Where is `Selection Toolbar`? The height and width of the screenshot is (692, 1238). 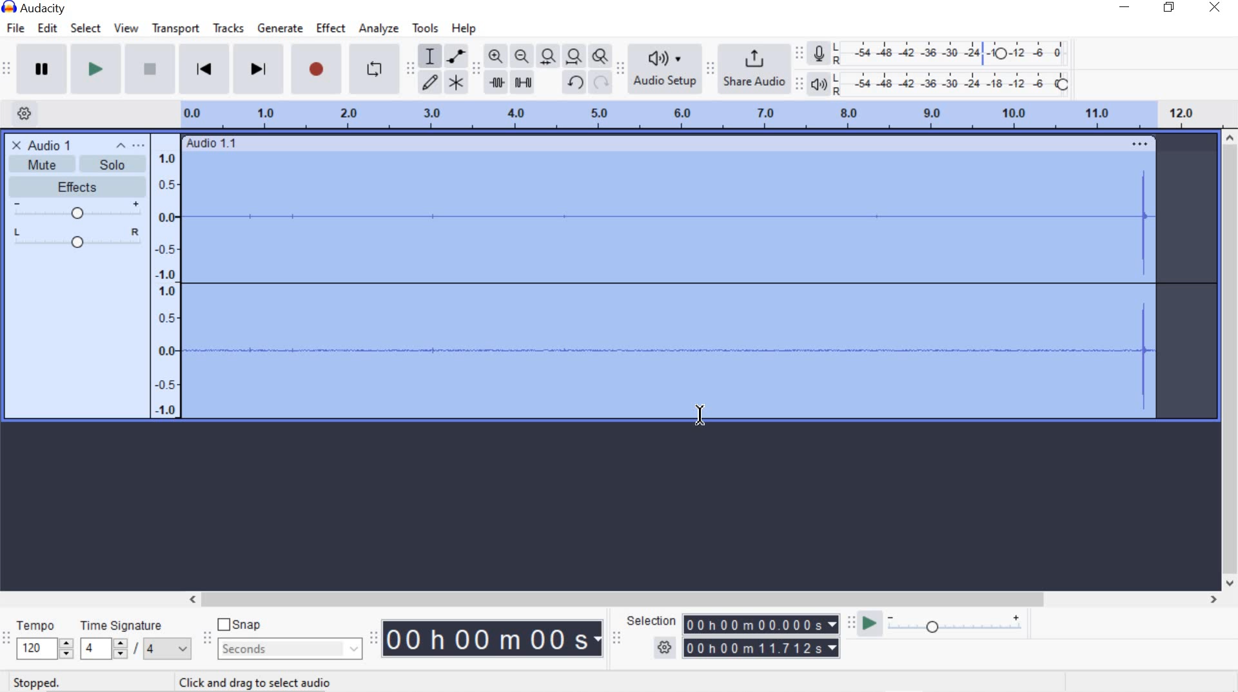
Selection Toolbar is located at coordinates (616, 637).